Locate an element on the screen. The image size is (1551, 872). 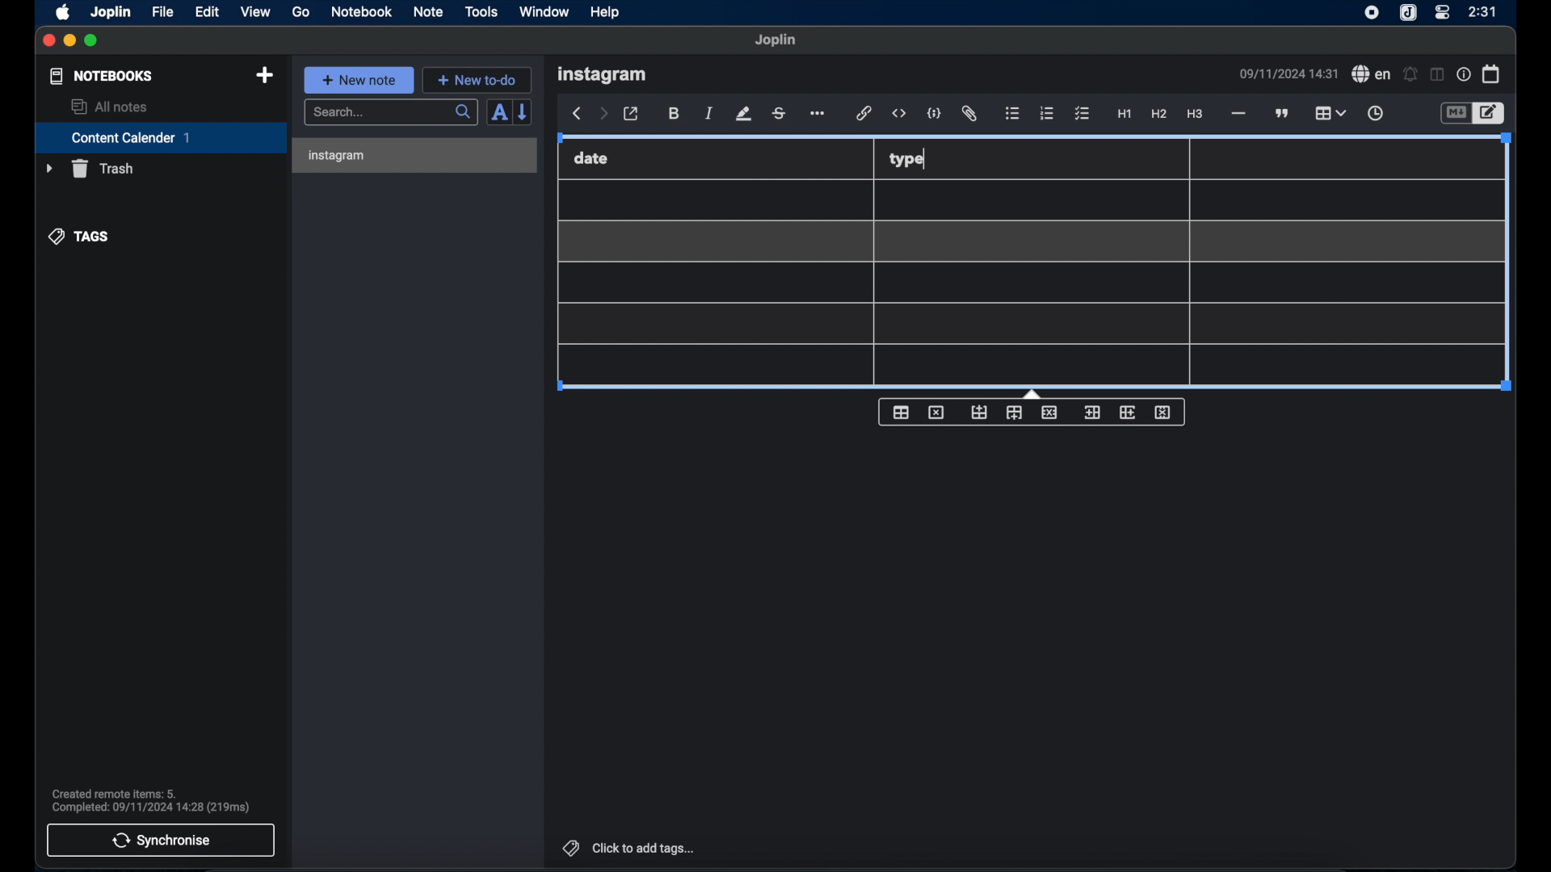
insert time is located at coordinates (1377, 113).